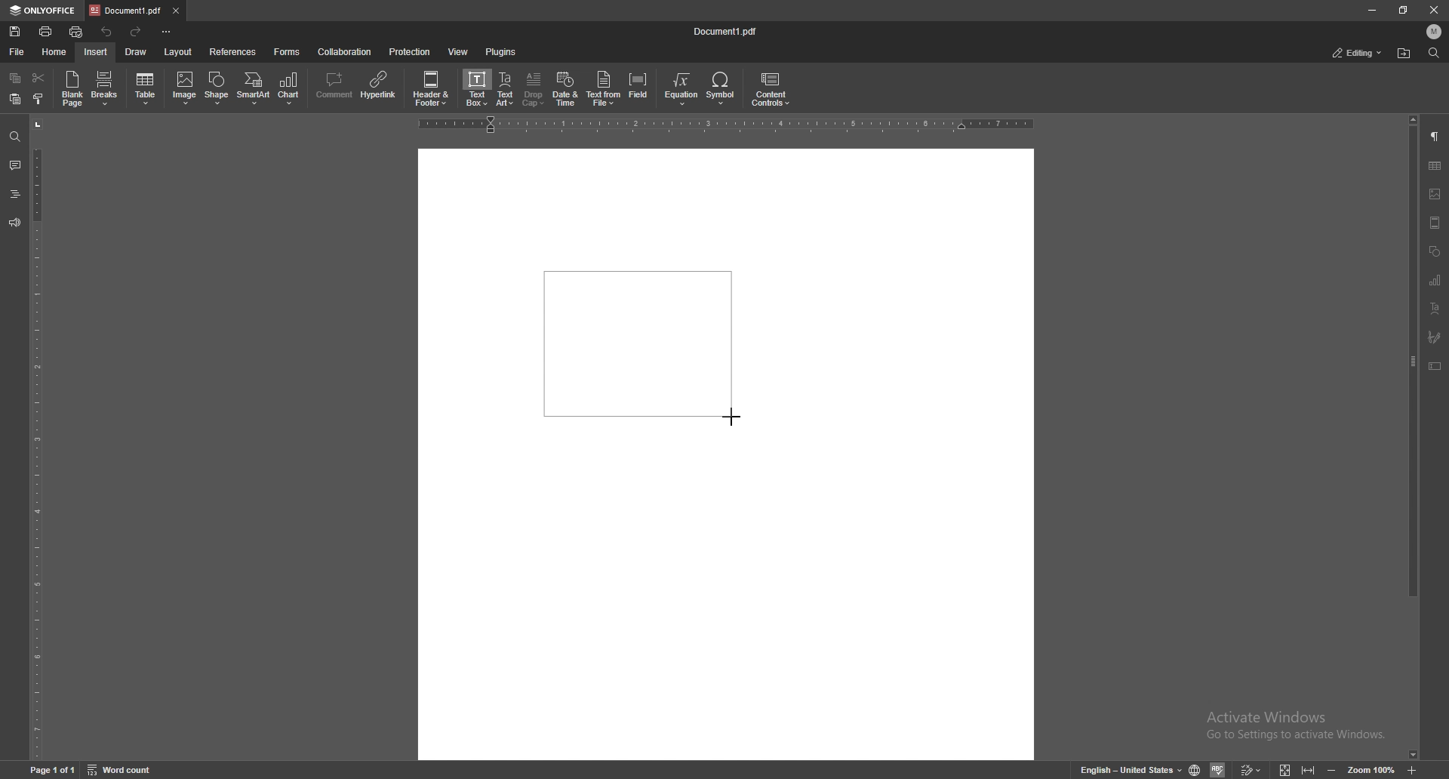 The width and height of the screenshot is (1449, 779). Describe the element at coordinates (1435, 366) in the screenshot. I see `text box` at that location.